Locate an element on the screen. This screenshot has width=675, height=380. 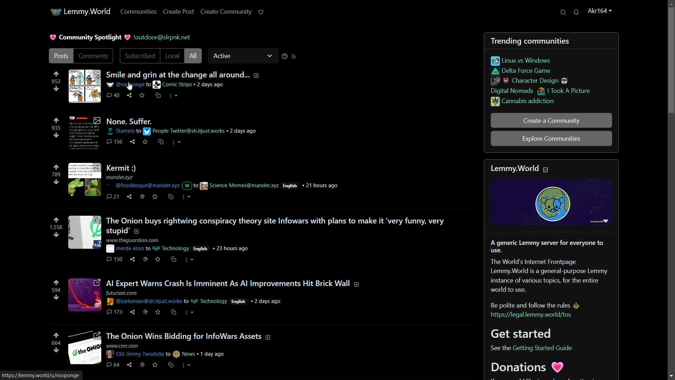
donations is located at coordinates (539, 366).